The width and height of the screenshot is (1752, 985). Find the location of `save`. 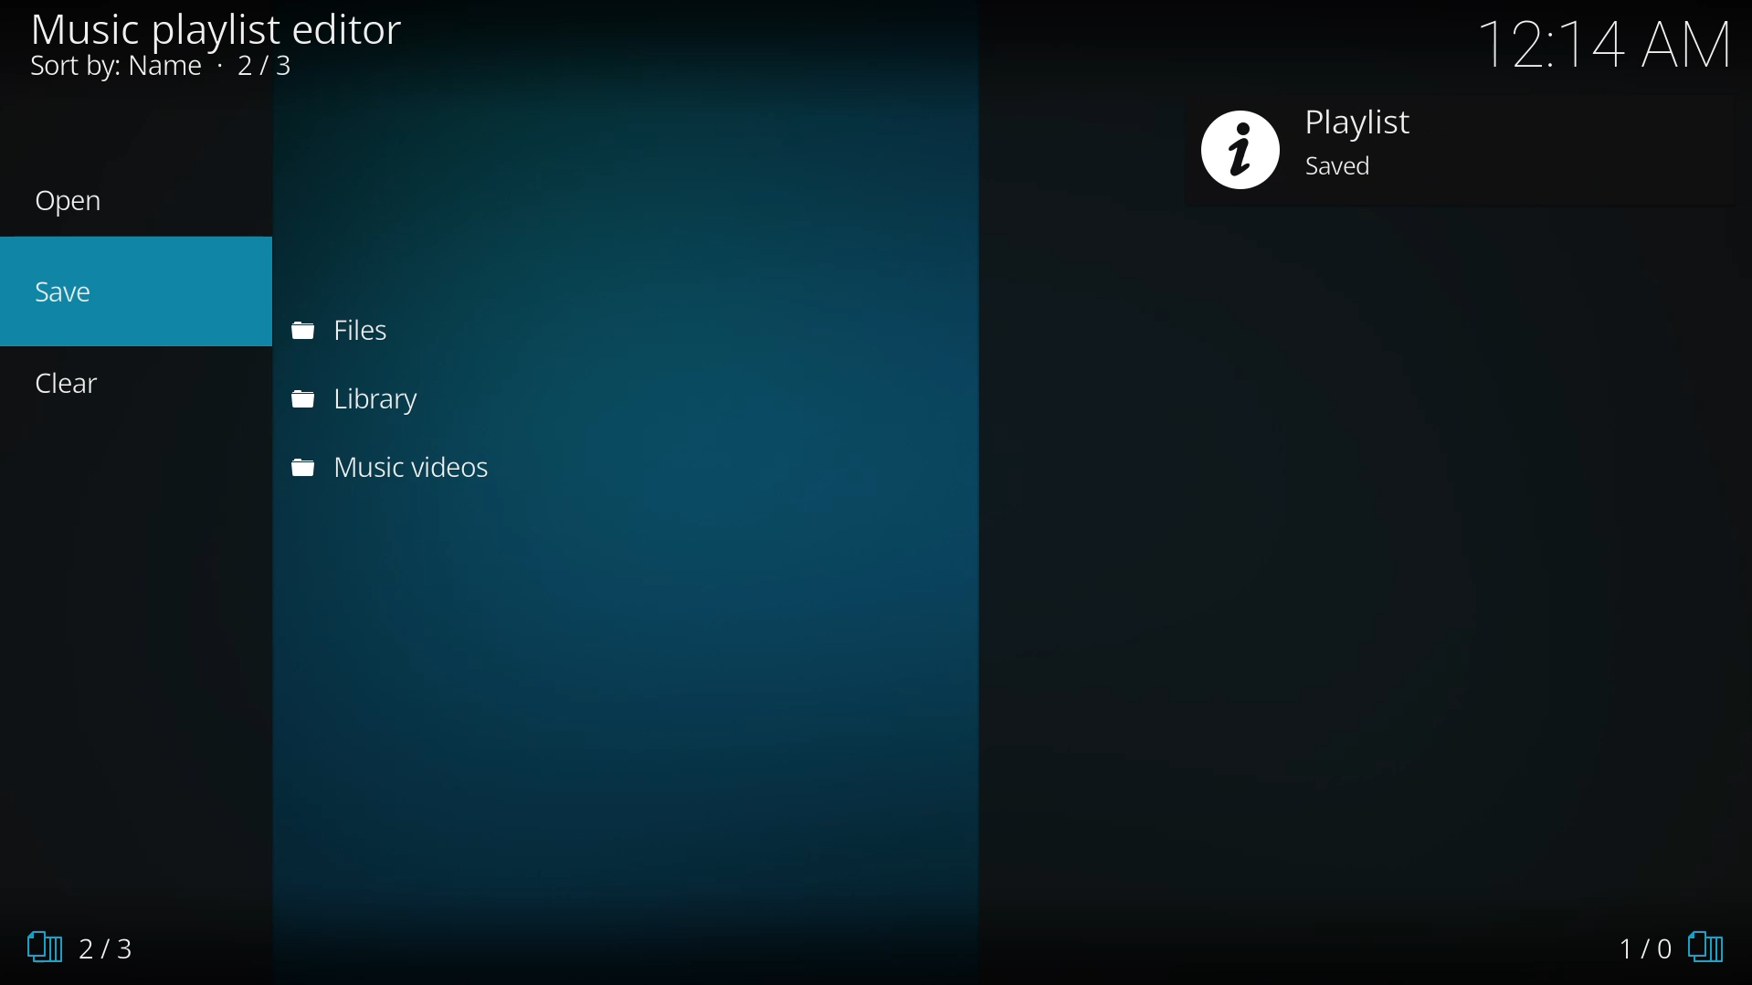

save is located at coordinates (69, 289).